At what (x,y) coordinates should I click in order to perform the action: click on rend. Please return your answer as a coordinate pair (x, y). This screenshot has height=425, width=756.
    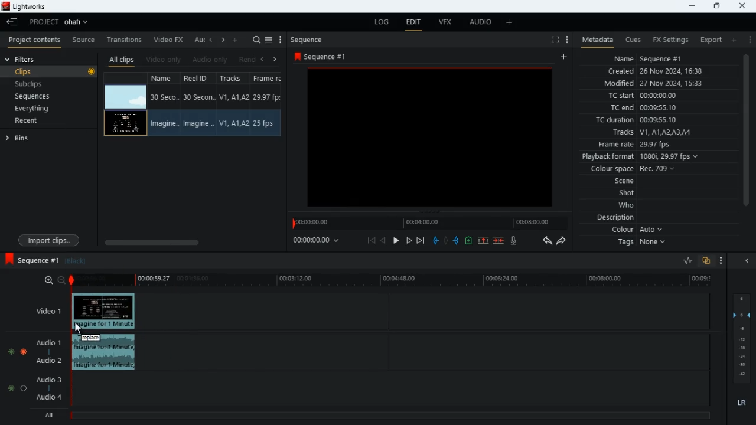
    Looking at the image, I should click on (248, 59).